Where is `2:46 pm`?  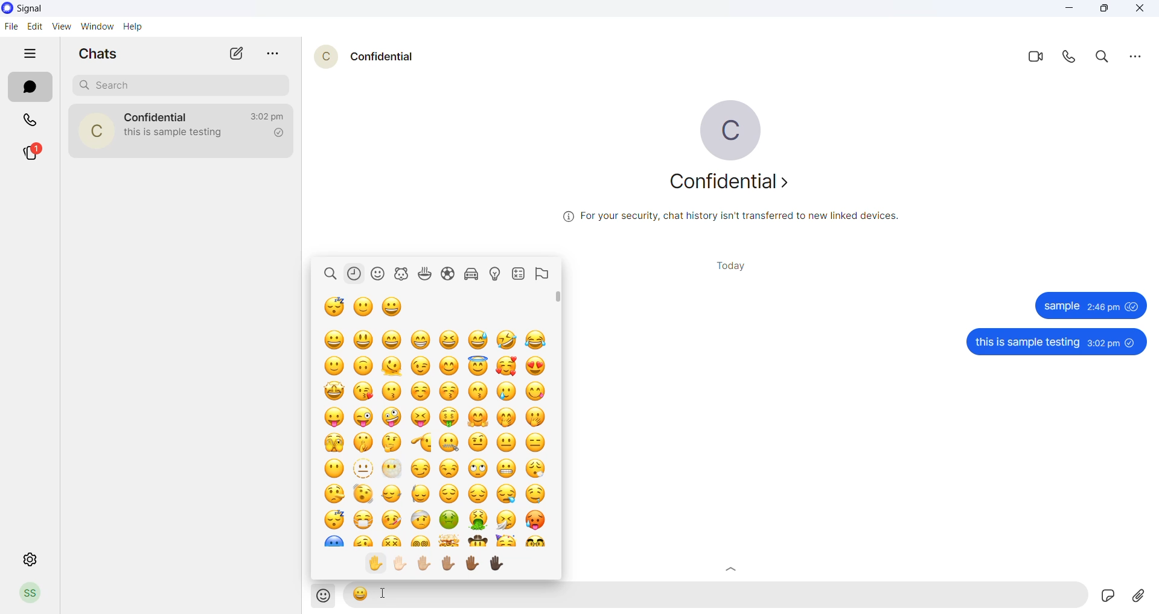 2:46 pm is located at coordinates (1103, 307).